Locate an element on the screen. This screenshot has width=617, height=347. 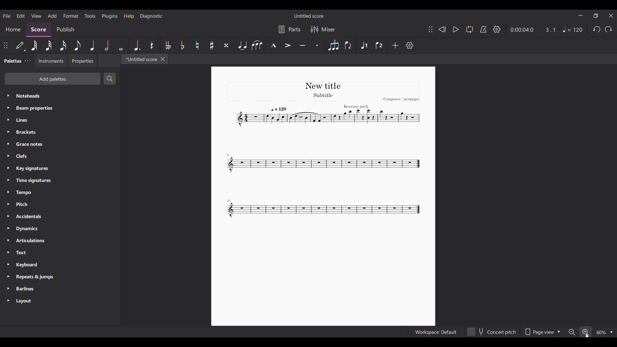
64th note is located at coordinates (35, 46).